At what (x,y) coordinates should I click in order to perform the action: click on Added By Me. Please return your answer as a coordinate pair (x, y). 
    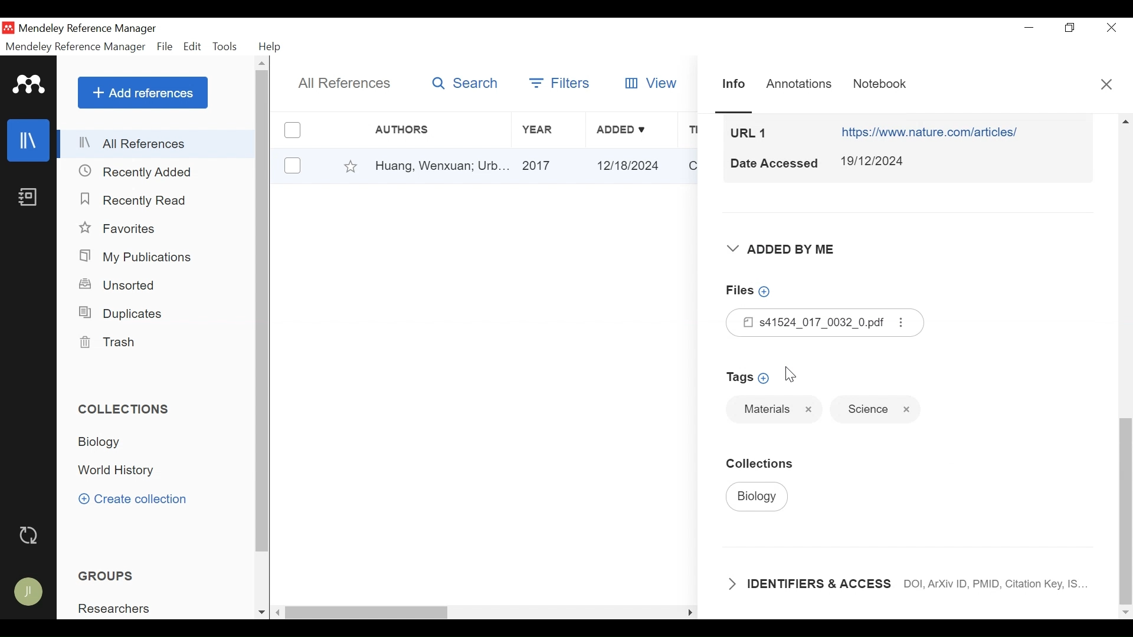
    Looking at the image, I should click on (781, 250).